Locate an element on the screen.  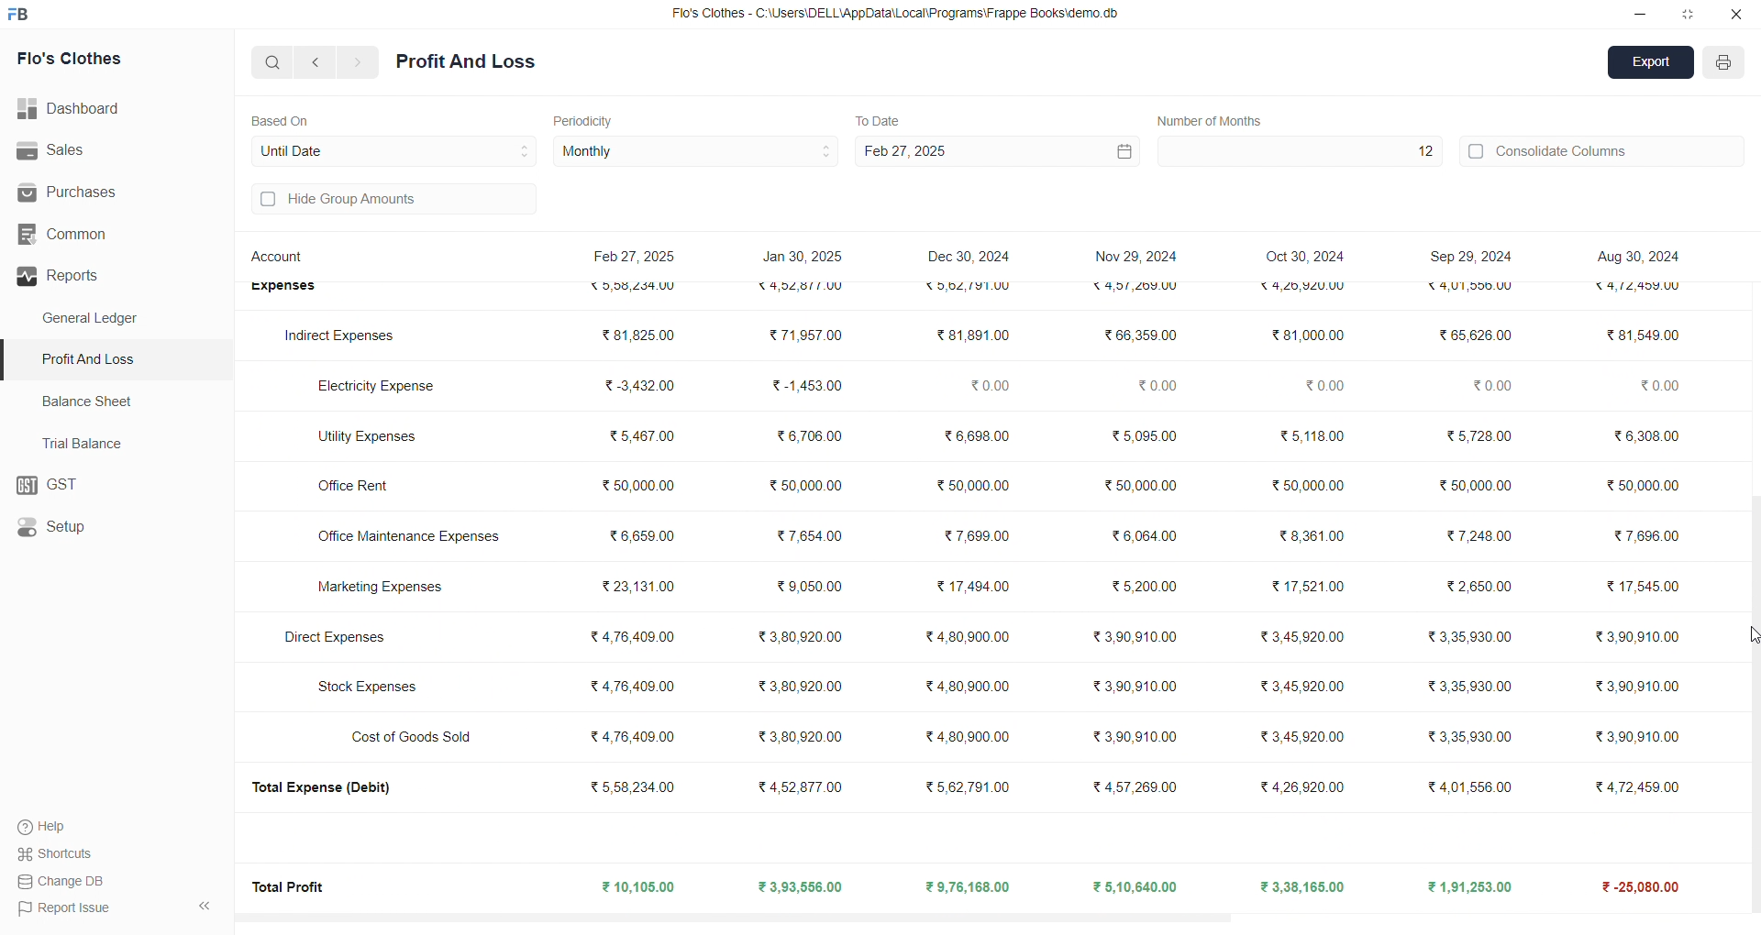
₹3,90,910.00 is located at coordinates (1631, 687).